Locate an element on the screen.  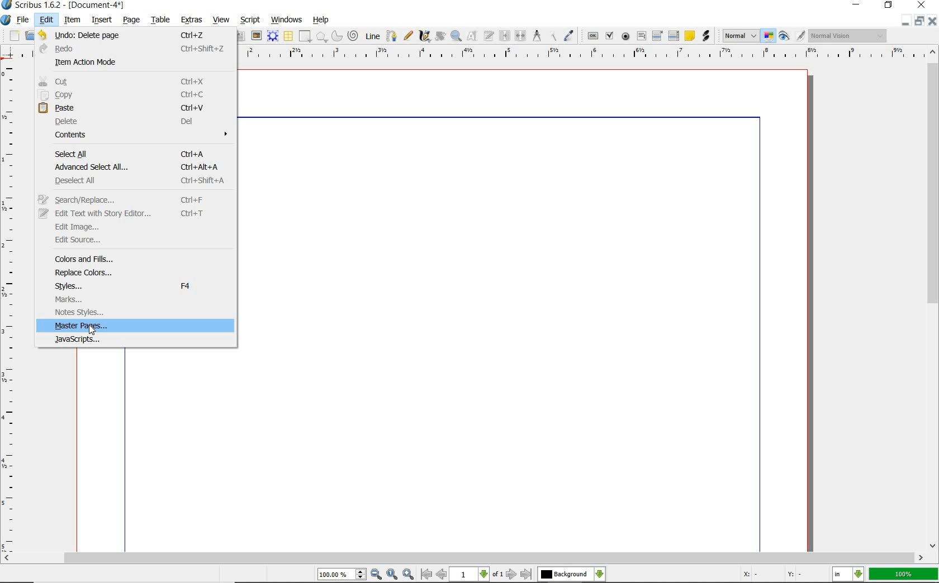
restore is located at coordinates (889, 6).